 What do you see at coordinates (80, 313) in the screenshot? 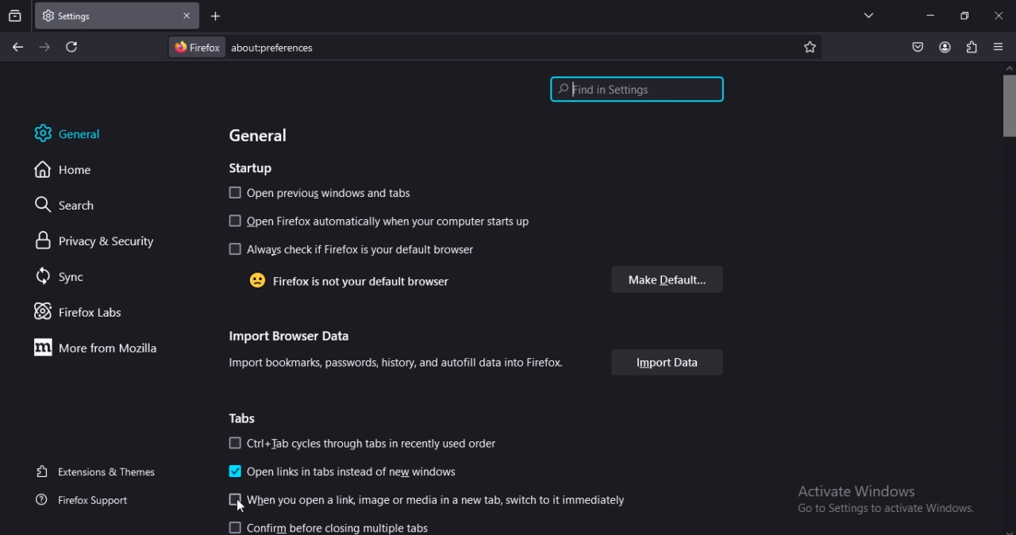
I see `firefox labs` at bounding box center [80, 313].